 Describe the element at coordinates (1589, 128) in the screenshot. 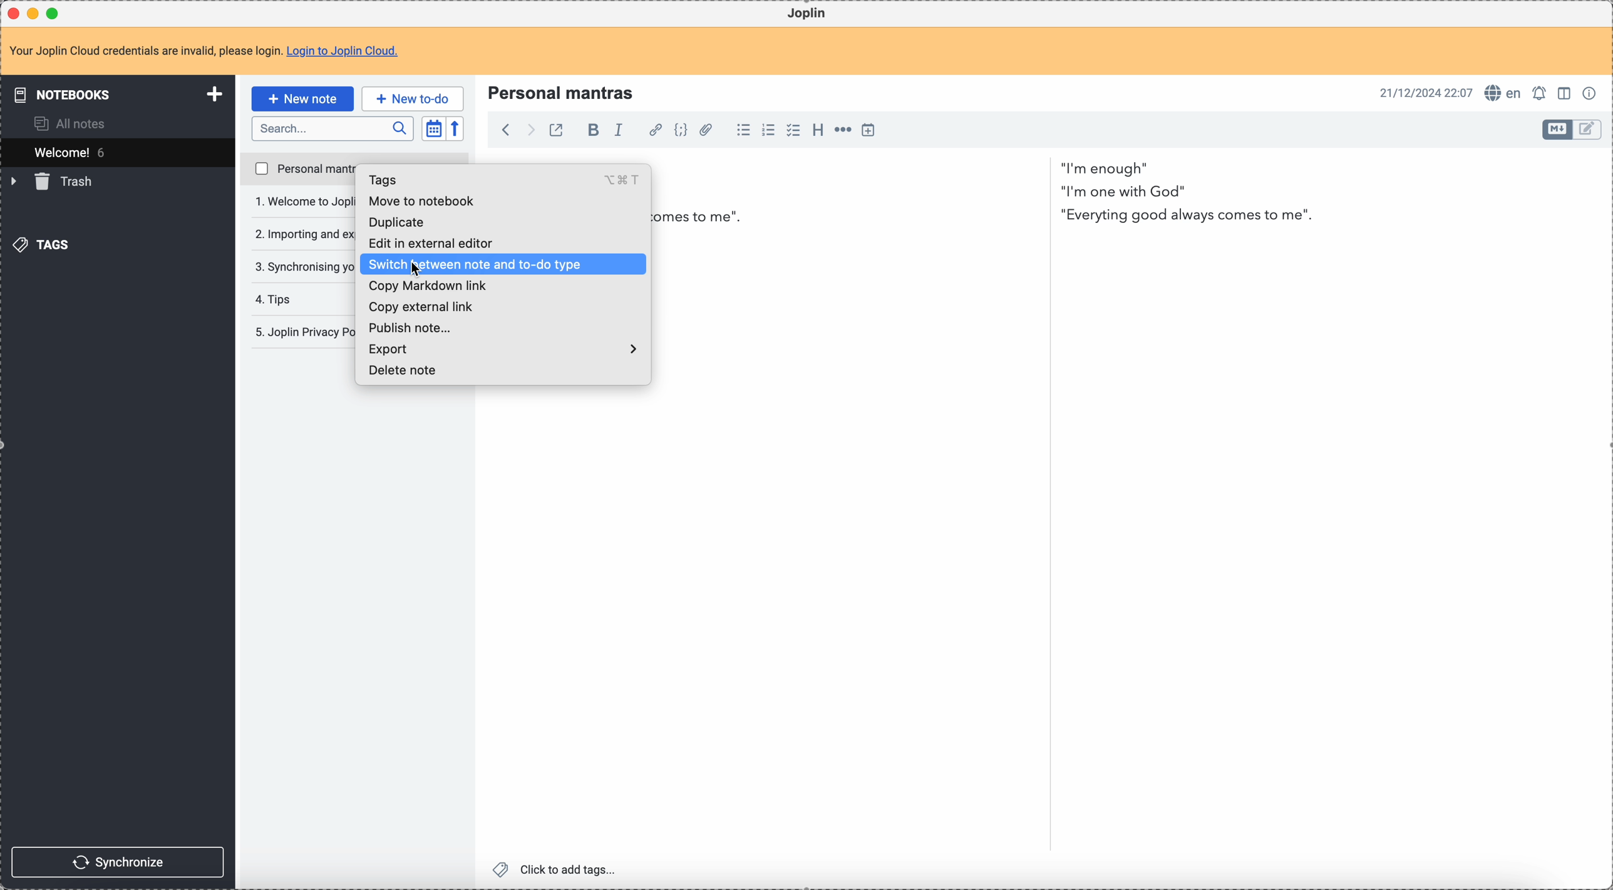

I see `toggle editor layout` at that location.